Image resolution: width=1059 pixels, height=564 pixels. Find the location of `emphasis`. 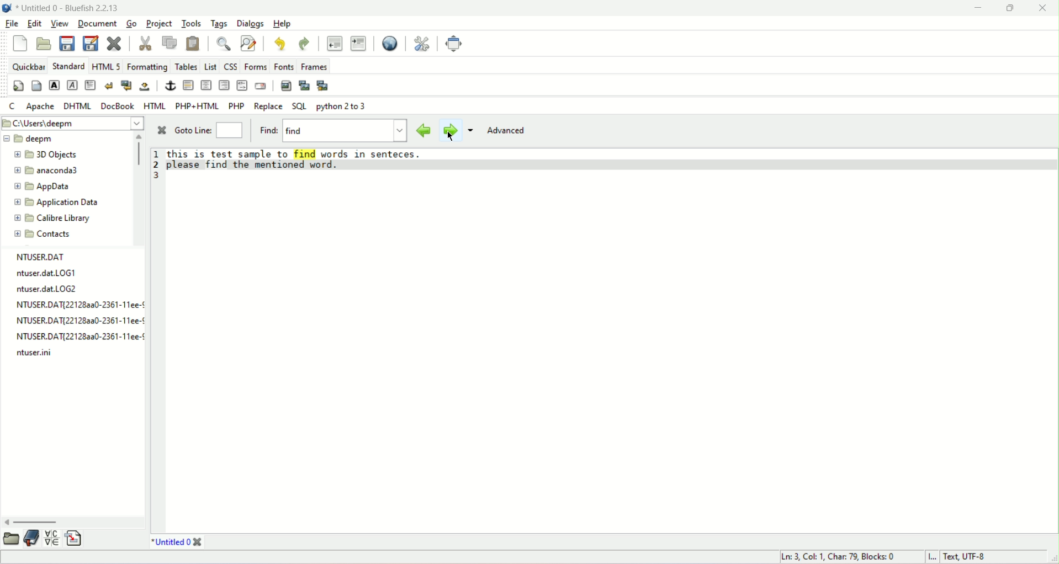

emphasis is located at coordinates (72, 86).